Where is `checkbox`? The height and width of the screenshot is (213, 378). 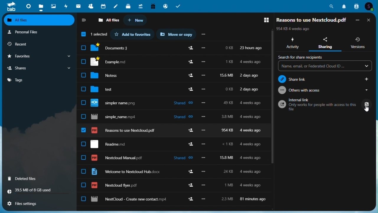 checkbox is located at coordinates (84, 158).